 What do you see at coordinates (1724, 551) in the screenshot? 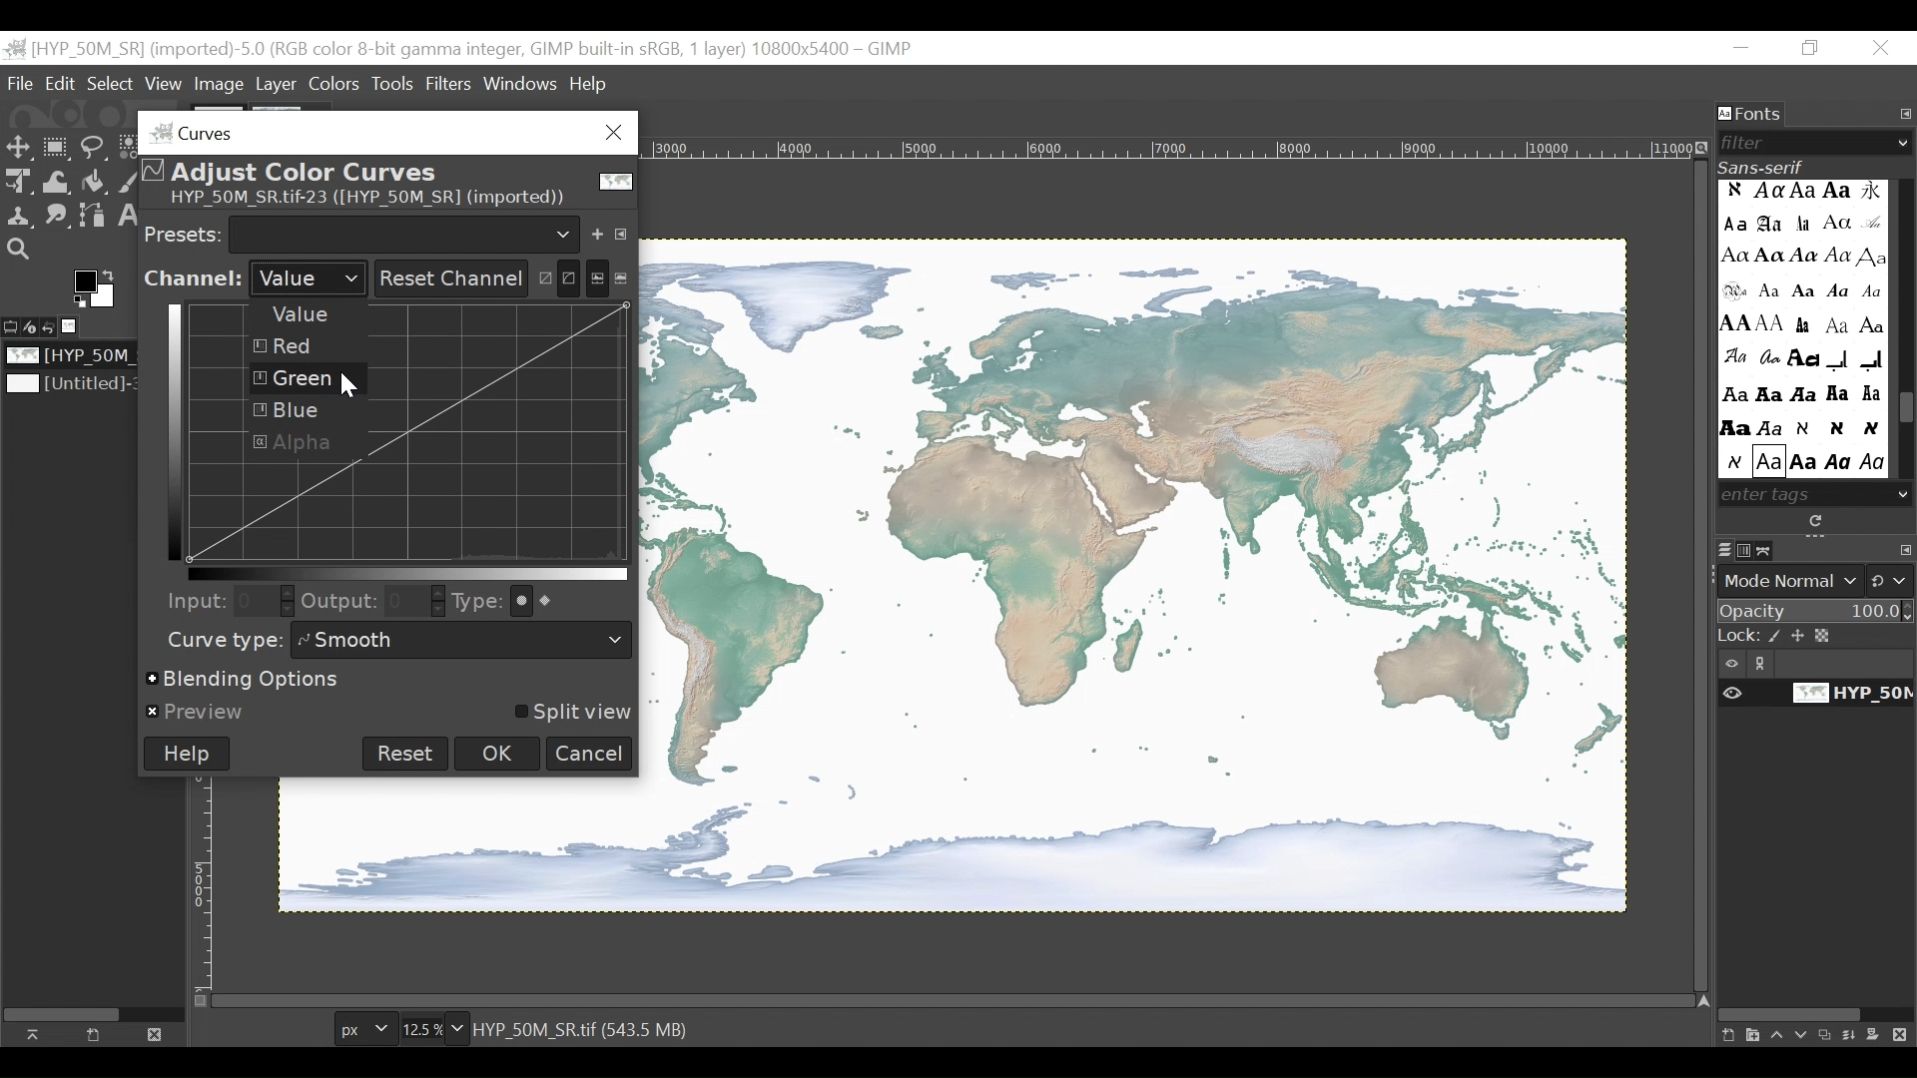
I see `Layers` at bounding box center [1724, 551].